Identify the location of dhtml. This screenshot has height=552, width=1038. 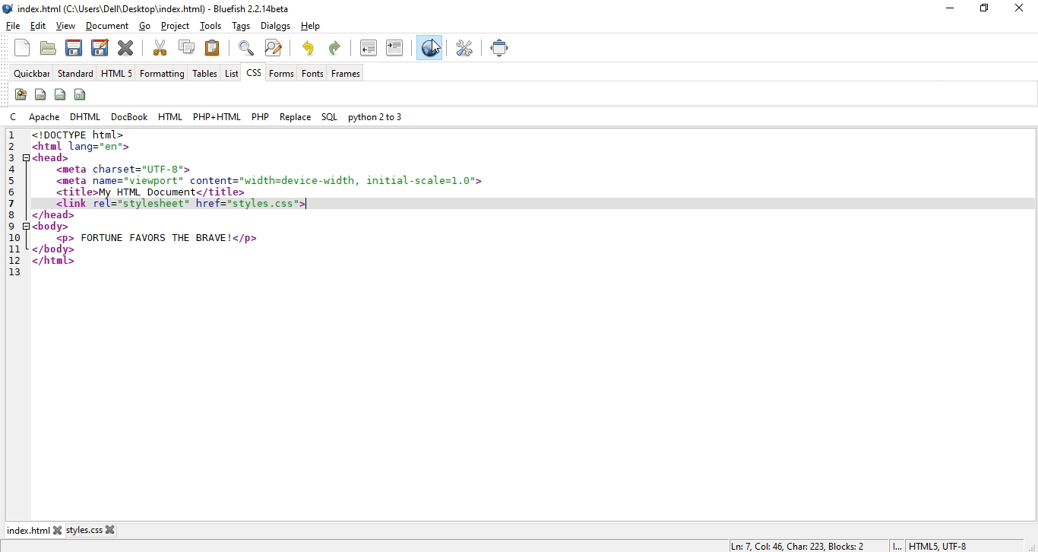
(87, 117).